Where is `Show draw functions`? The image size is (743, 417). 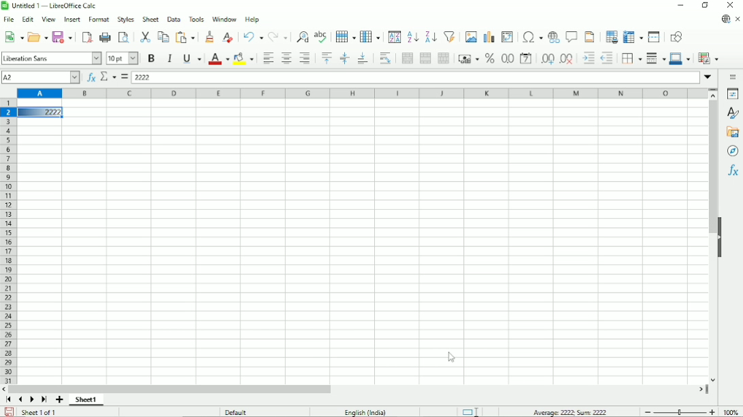 Show draw functions is located at coordinates (676, 37).